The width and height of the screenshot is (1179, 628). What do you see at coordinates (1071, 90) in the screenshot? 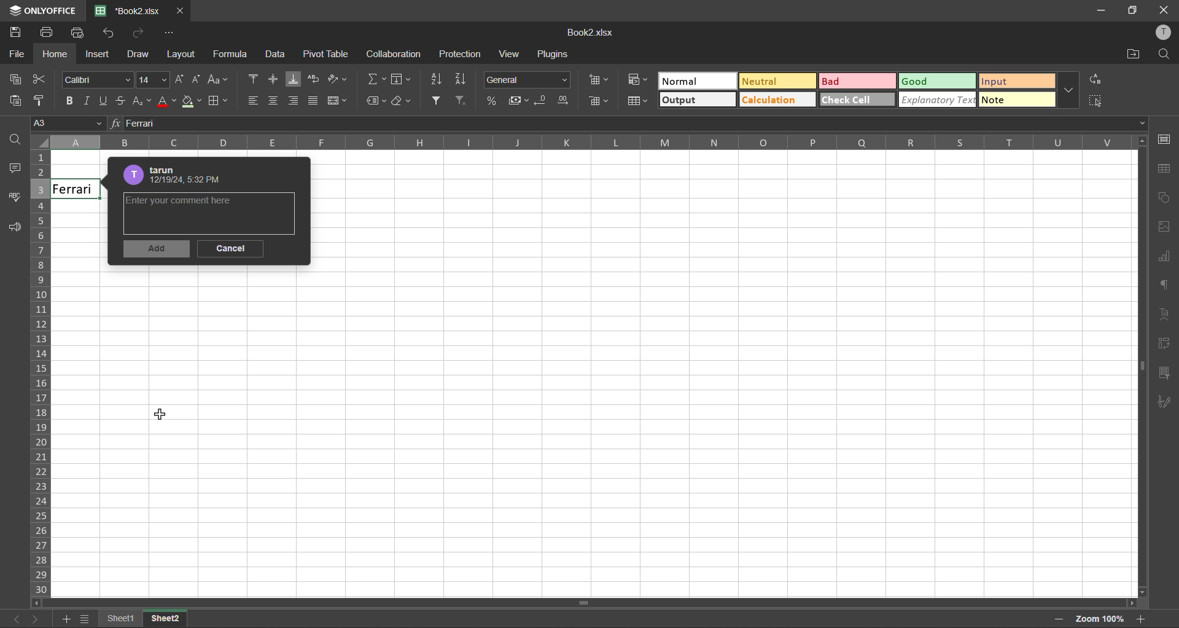
I see `more options` at bounding box center [1071, 90].